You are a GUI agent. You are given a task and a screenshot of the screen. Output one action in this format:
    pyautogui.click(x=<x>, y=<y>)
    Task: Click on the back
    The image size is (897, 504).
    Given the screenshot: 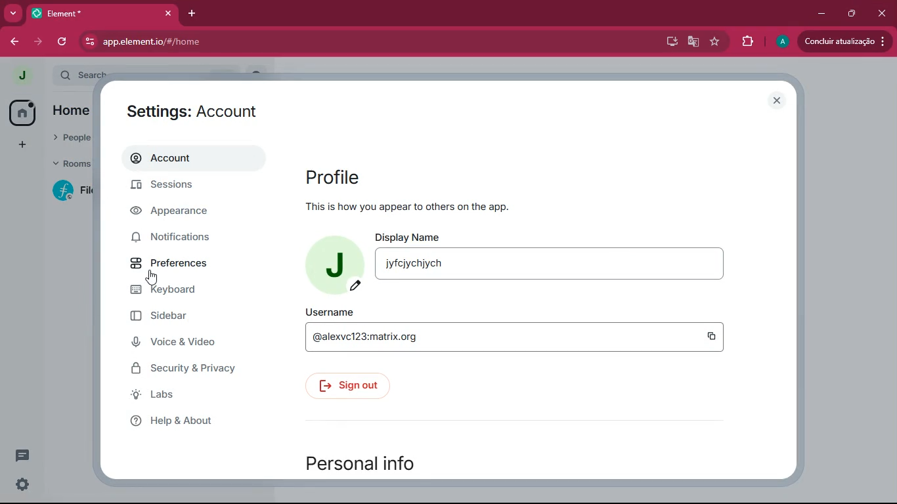 What is the action you would take?
    pyautogui.click(x=14, y=41)
    